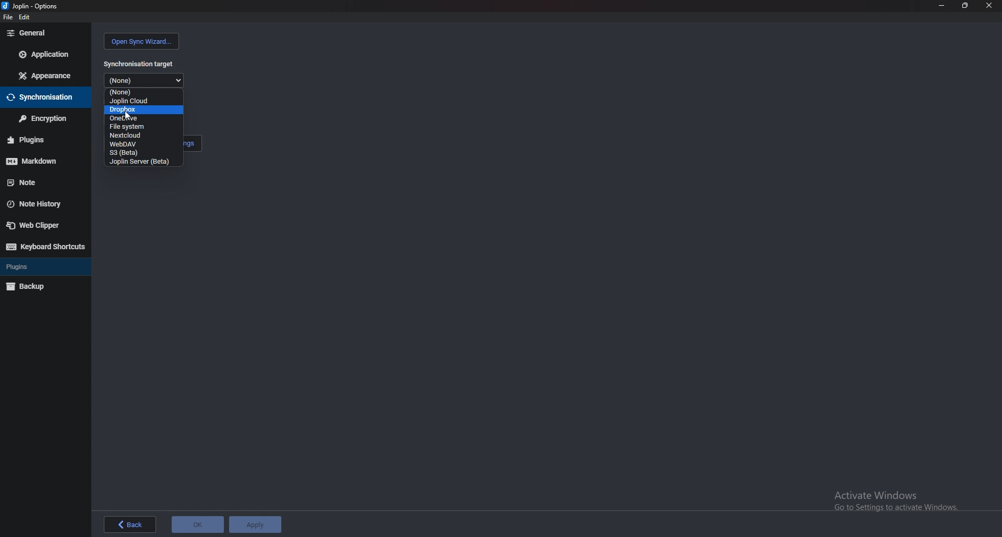  I want to click on resize, so click(967, 6).